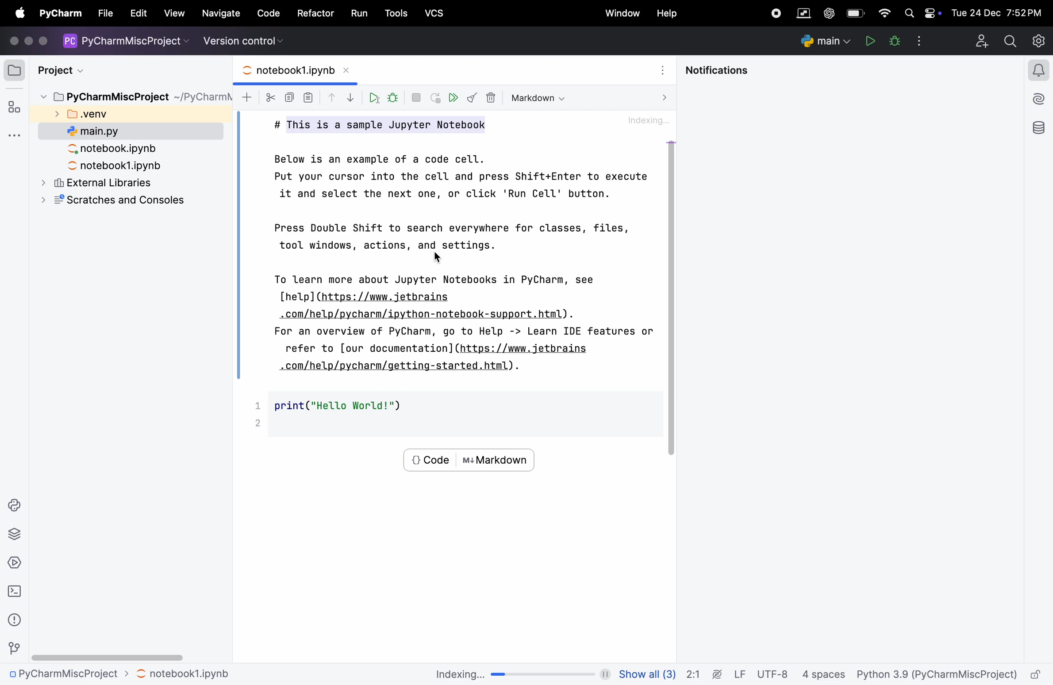 The image size is (1053, 685). What do you see at coordinates (61, 13) in the screenshot?
I see `pycharm` at bounding box center [61, 13].